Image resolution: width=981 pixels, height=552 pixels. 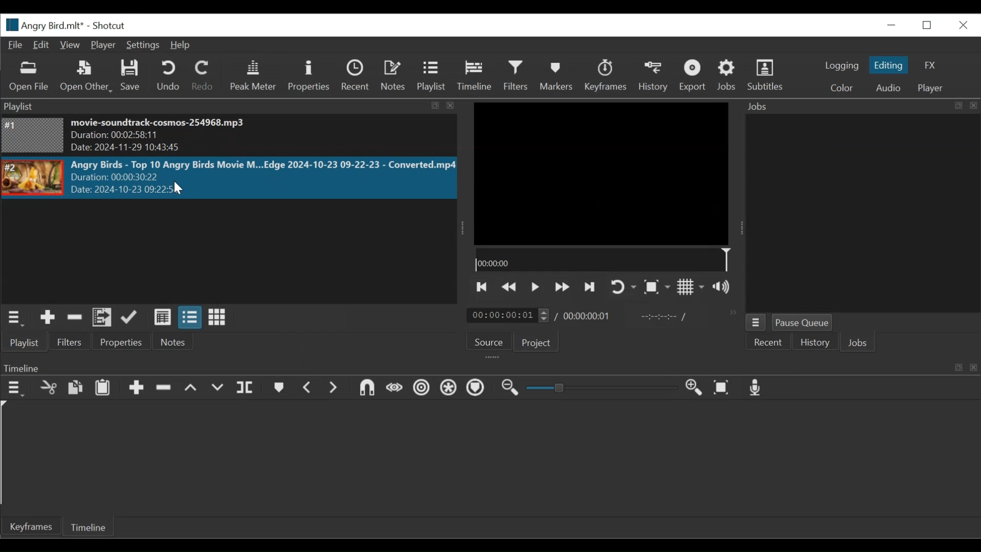 I want to click on Close, so click(x=963, y=24).